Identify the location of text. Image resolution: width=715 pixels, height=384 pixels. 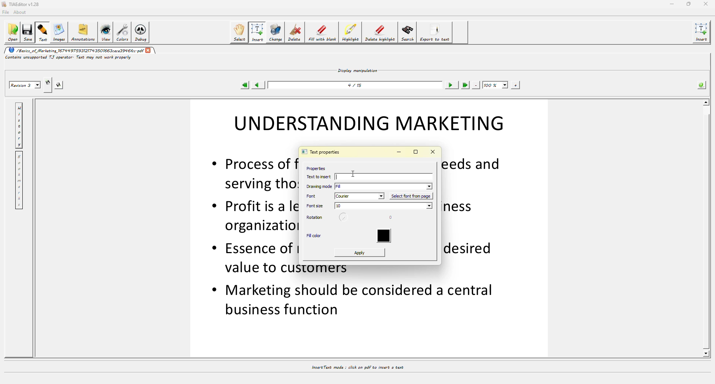
(43, 32).